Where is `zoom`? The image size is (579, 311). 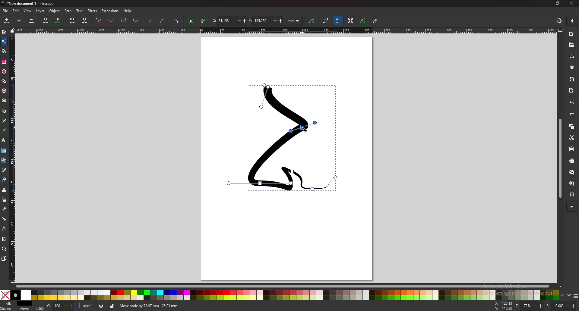 zoom is located at coordinates (533, 306).